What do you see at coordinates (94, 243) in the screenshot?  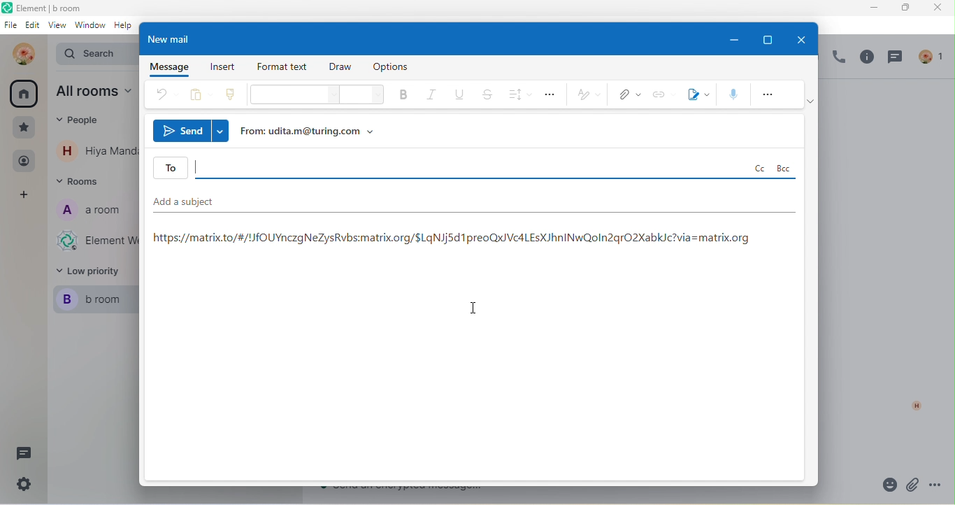 I see `Element web/desktop` at bounding box center [94, 243].